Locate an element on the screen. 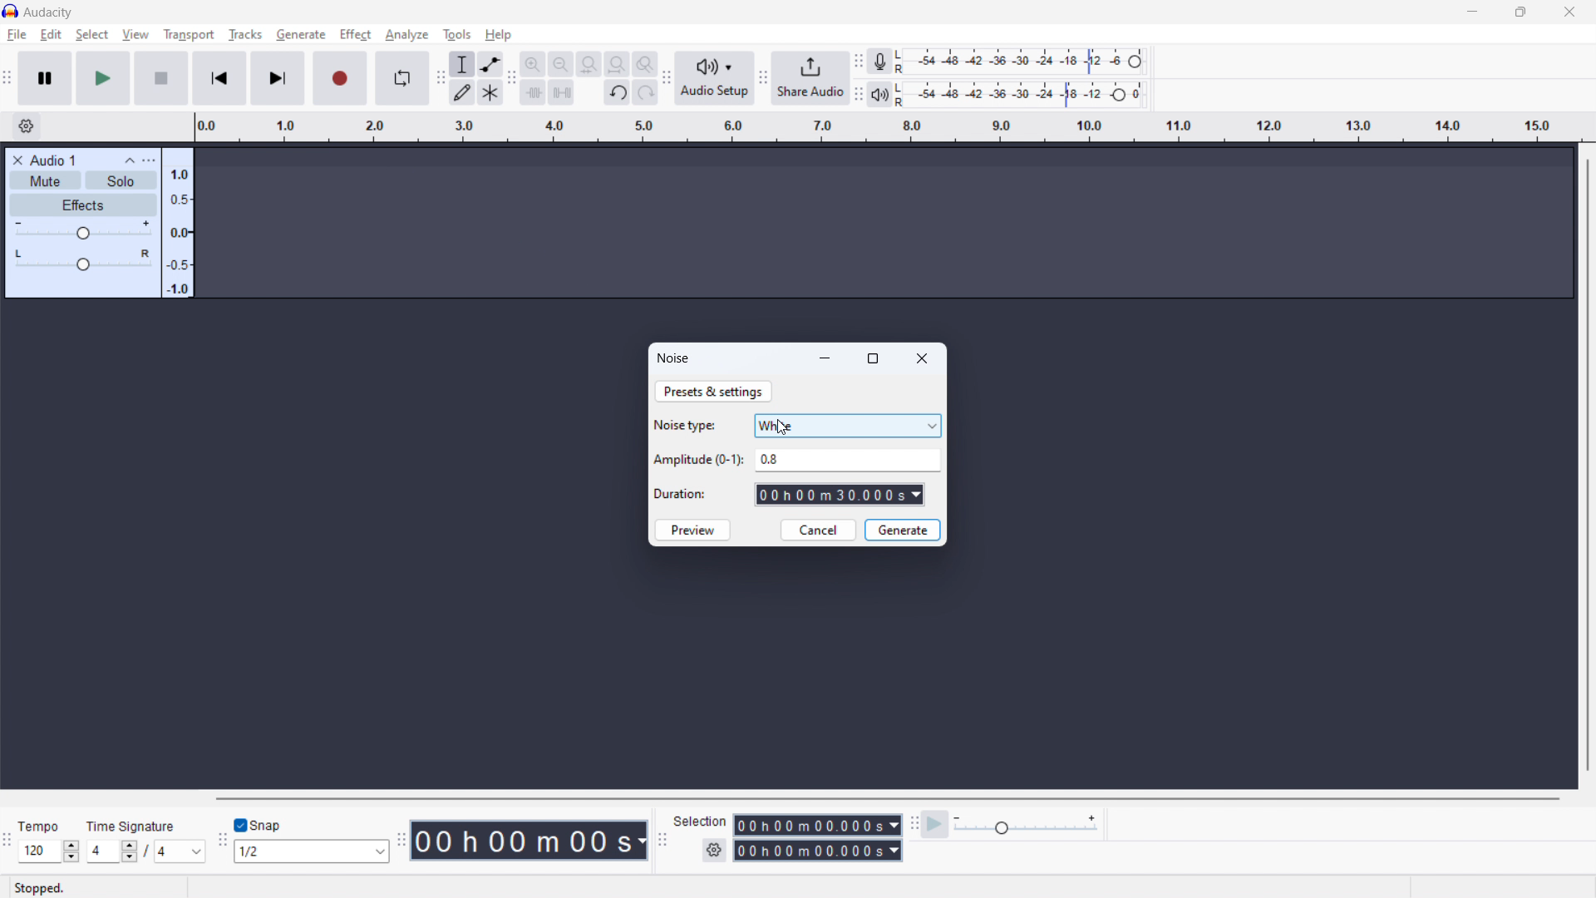 This screenshot has height=898, width=1596. start time is located at coordinates (818, 825).